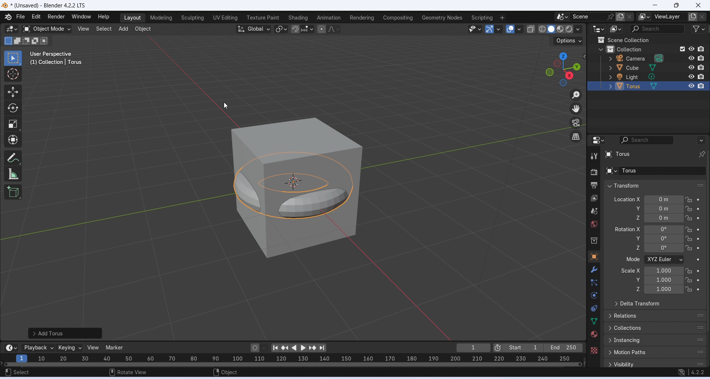 The image size is (710, 379). I want to click on Move, so click(13, 92).